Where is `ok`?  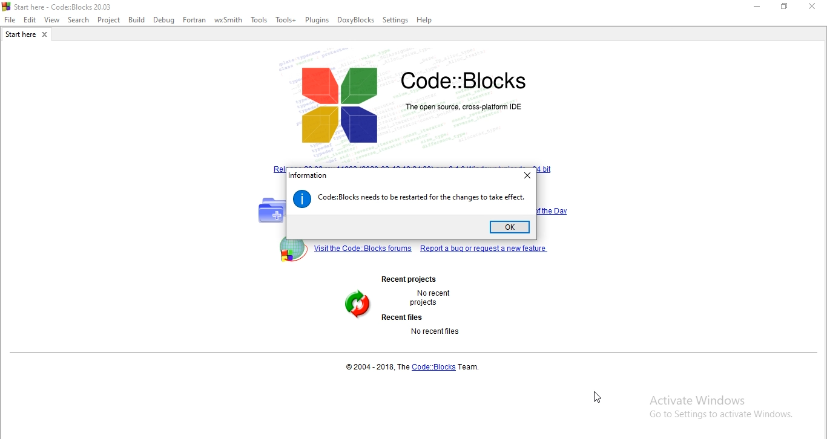 ok is located at coordinates (513, 228).